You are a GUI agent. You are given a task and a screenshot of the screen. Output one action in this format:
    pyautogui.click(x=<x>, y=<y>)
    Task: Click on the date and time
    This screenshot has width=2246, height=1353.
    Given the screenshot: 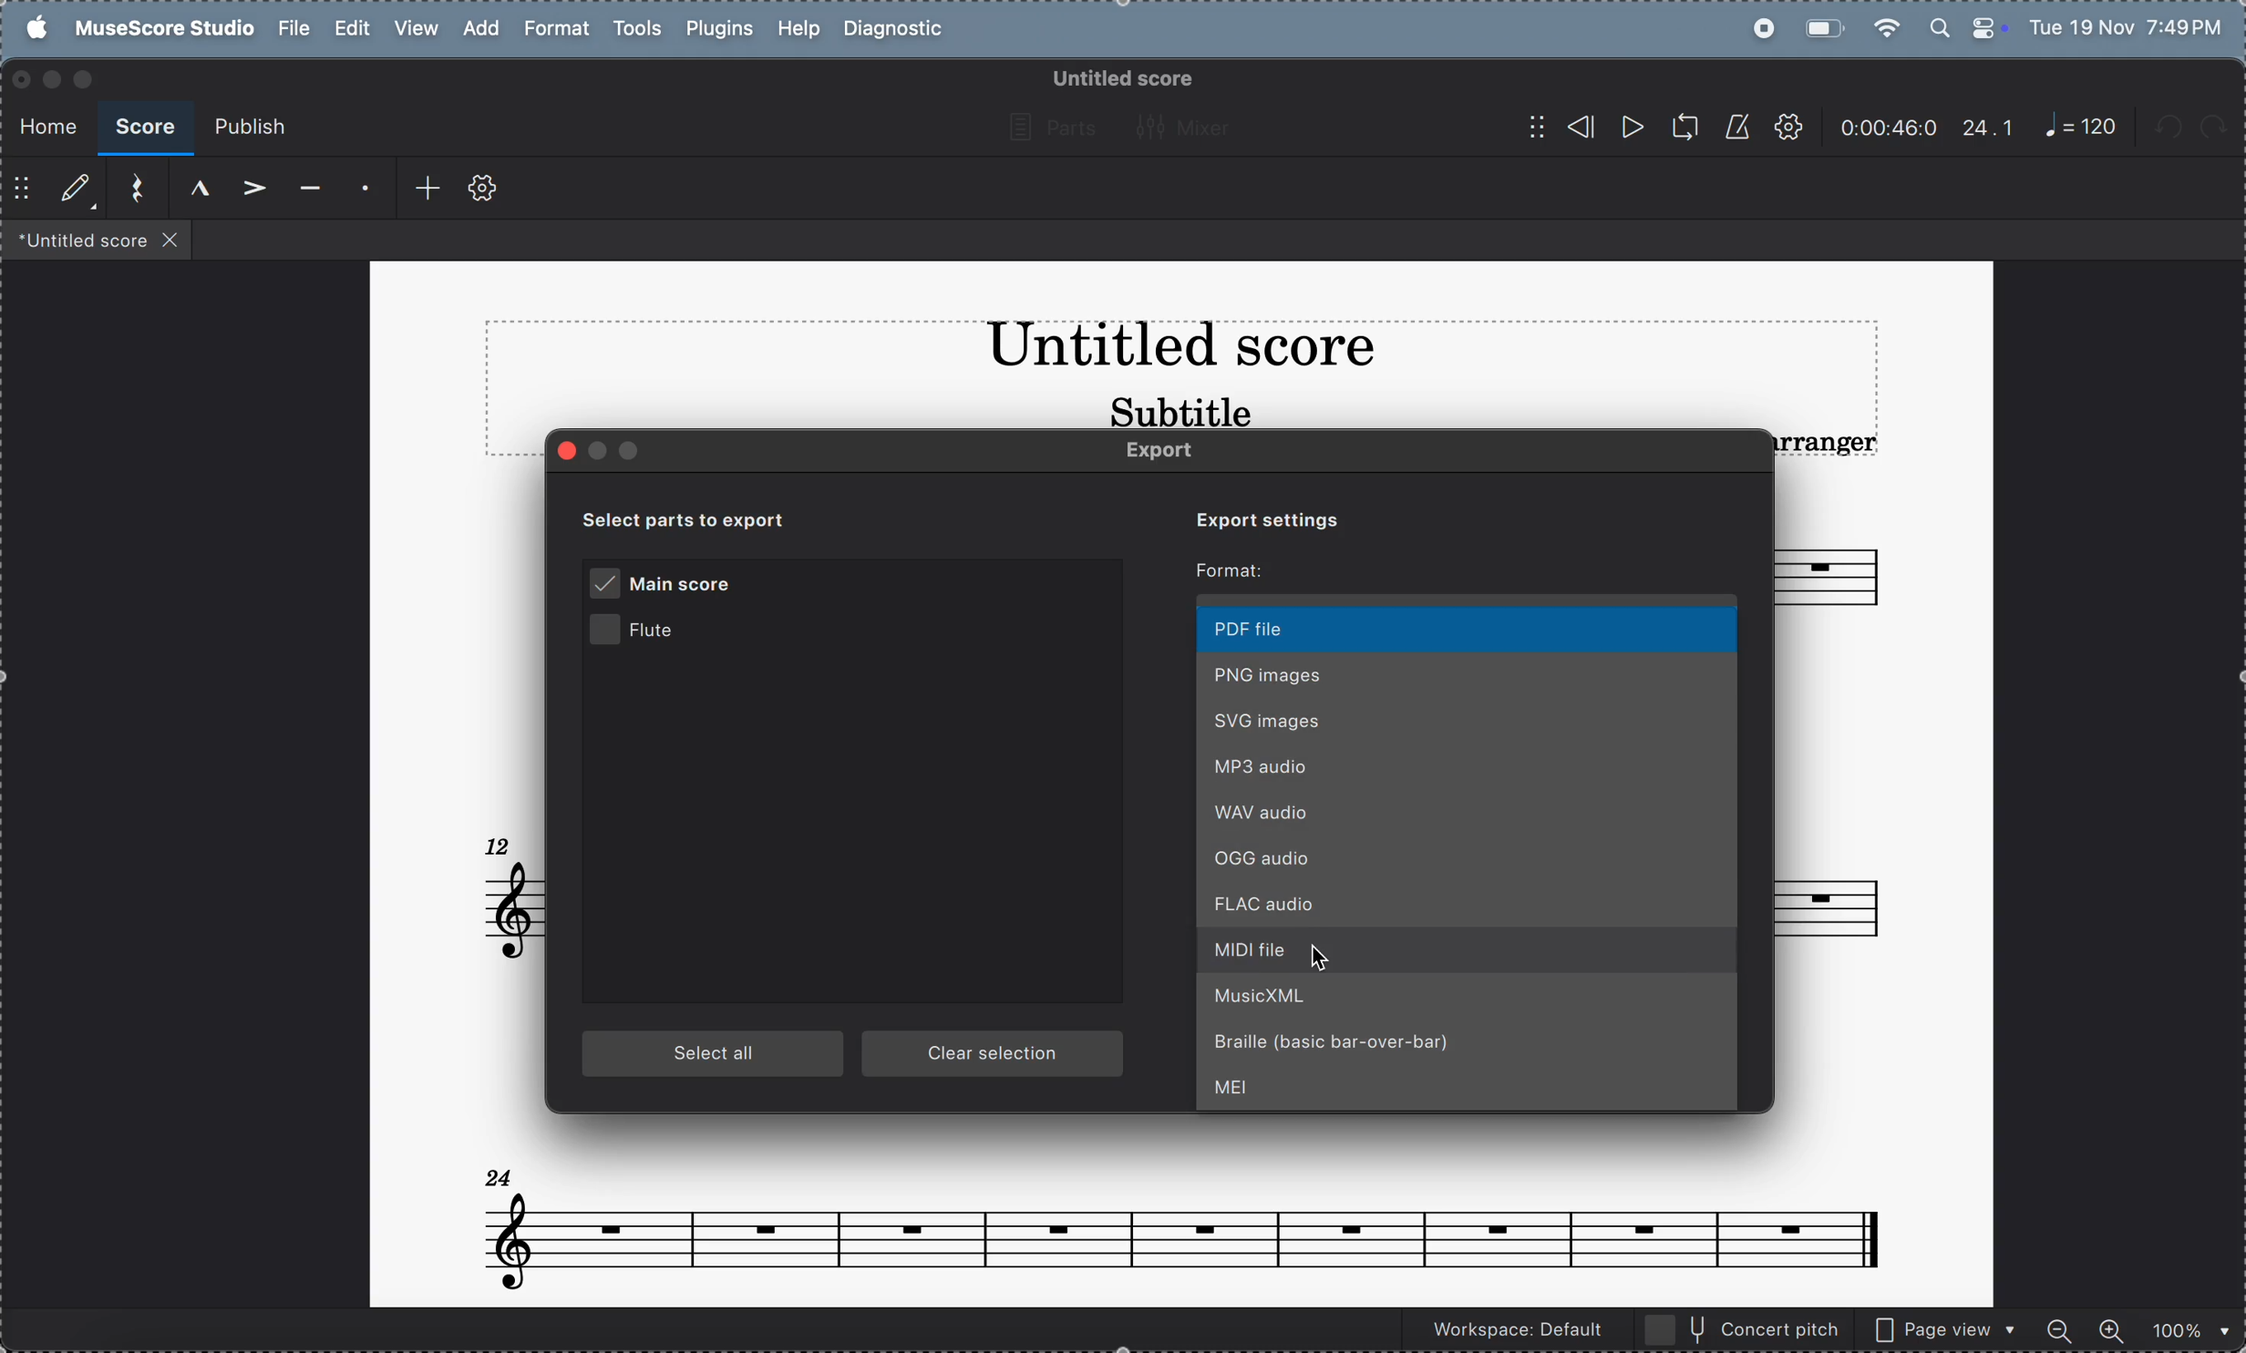 What is the action you would take?
    pyautogui.click(x=2128, y=26)
    